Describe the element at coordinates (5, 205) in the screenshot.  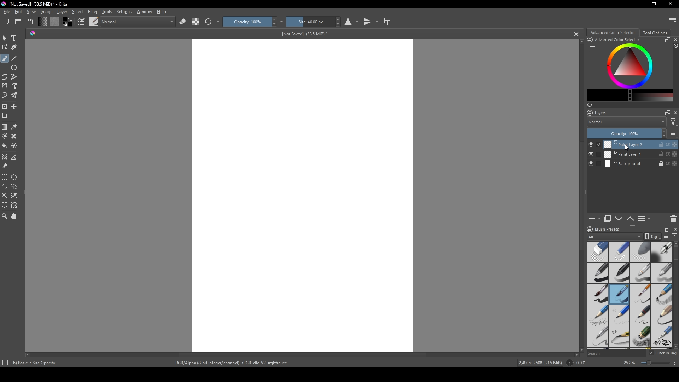
I see `bezier curve` at that location.